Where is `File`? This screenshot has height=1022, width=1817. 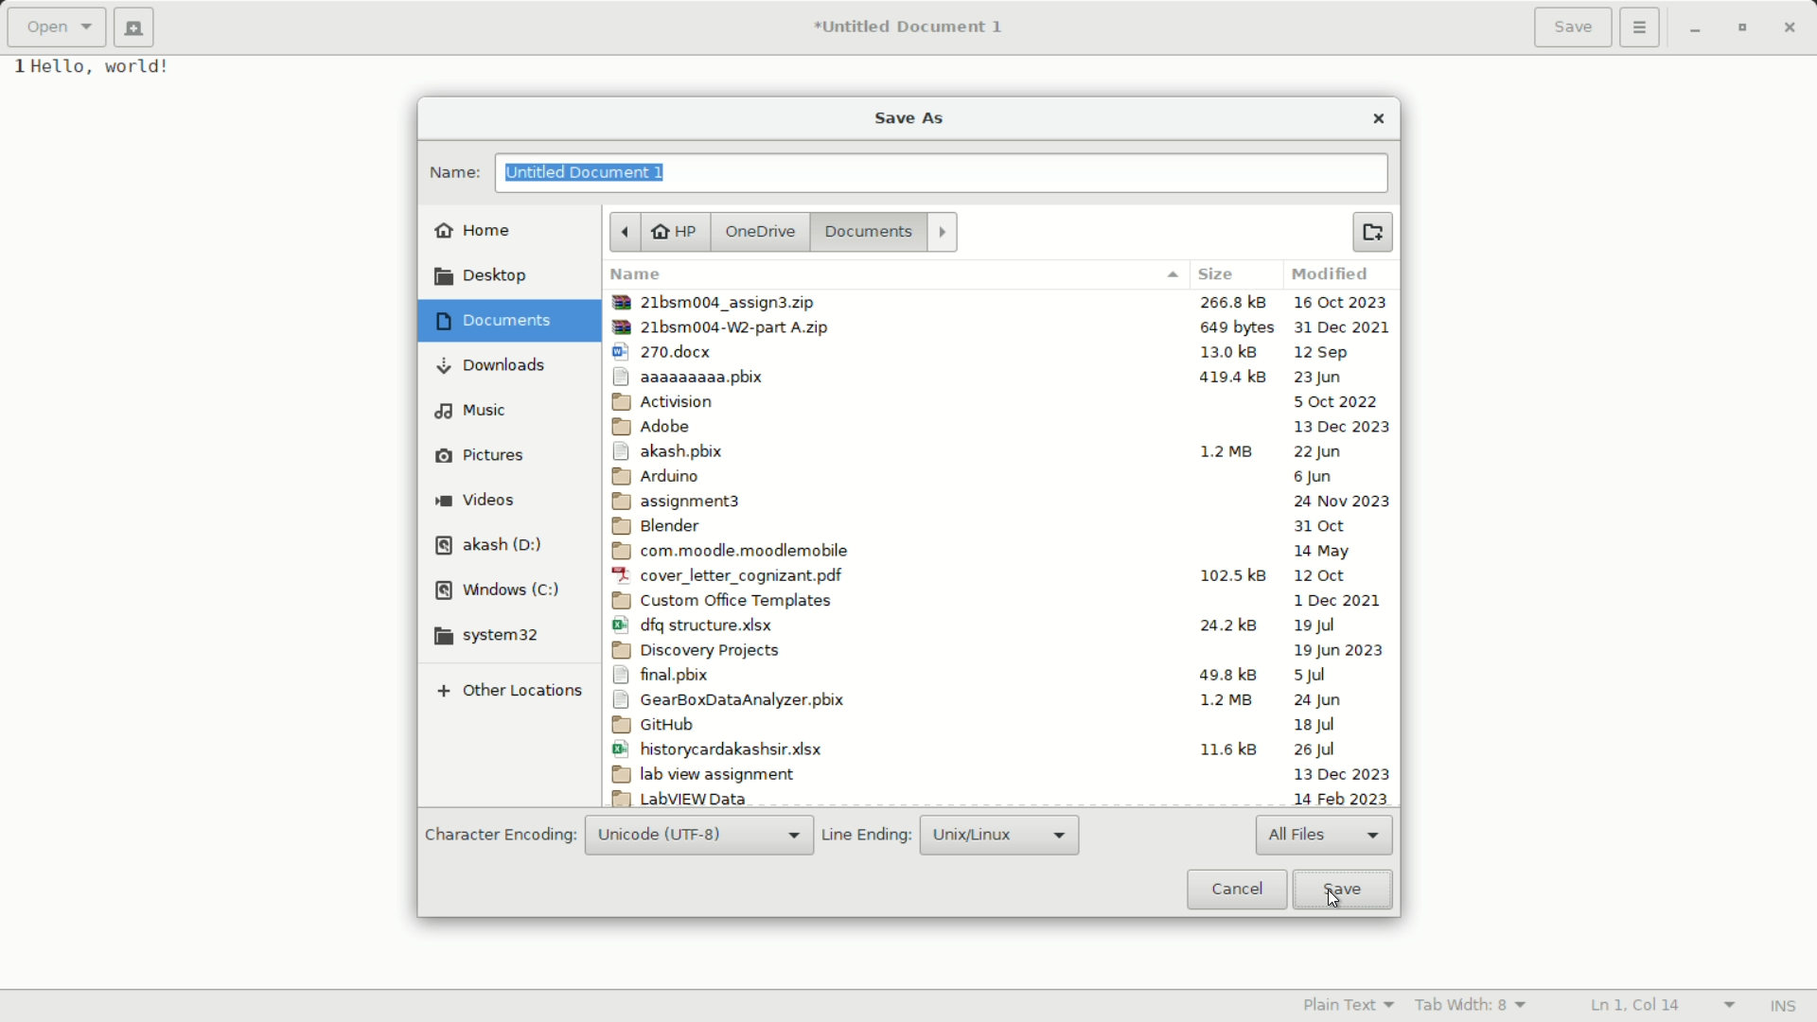
File is located at coordinates (1000, 400).